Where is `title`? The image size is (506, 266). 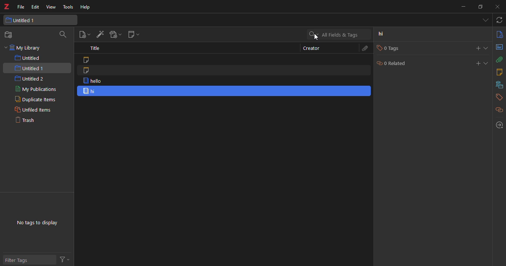
title is located at coordinates (95, 48).